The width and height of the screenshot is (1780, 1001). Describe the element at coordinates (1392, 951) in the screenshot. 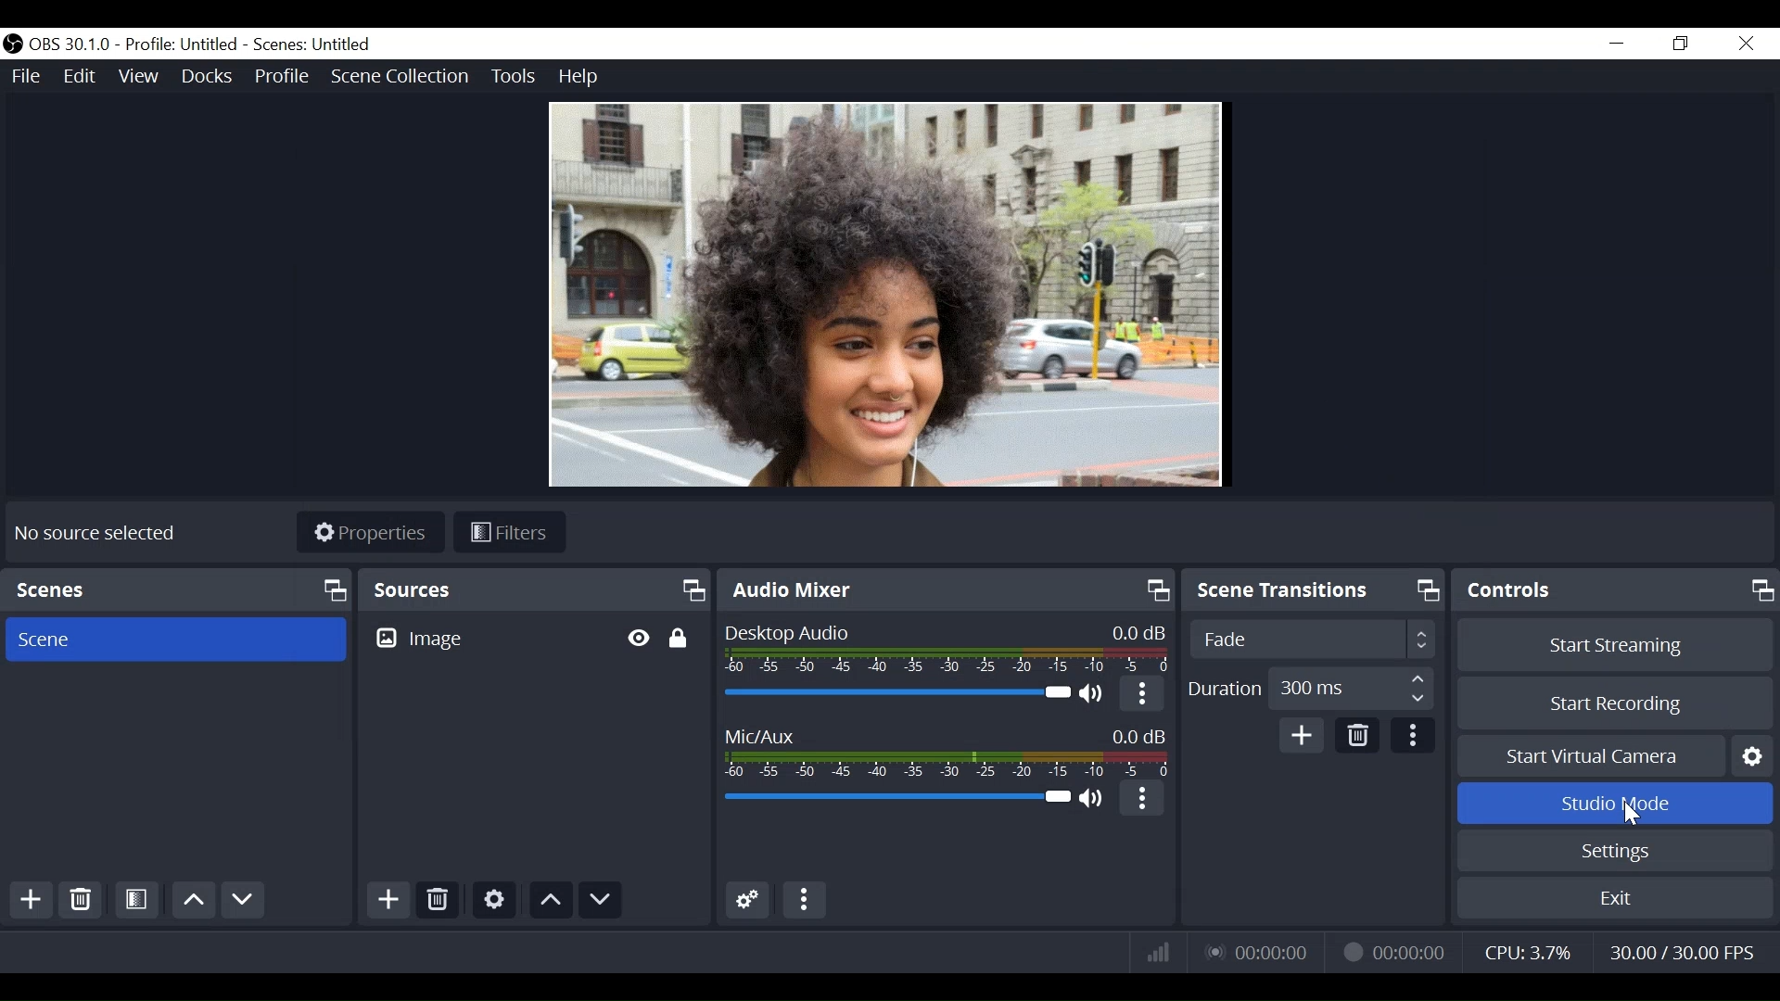

I see `Recording Status` at that location.